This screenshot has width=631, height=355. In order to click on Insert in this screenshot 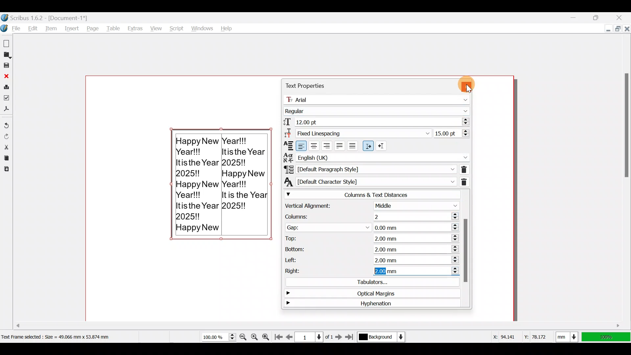, I will do `click(73, 28)`.